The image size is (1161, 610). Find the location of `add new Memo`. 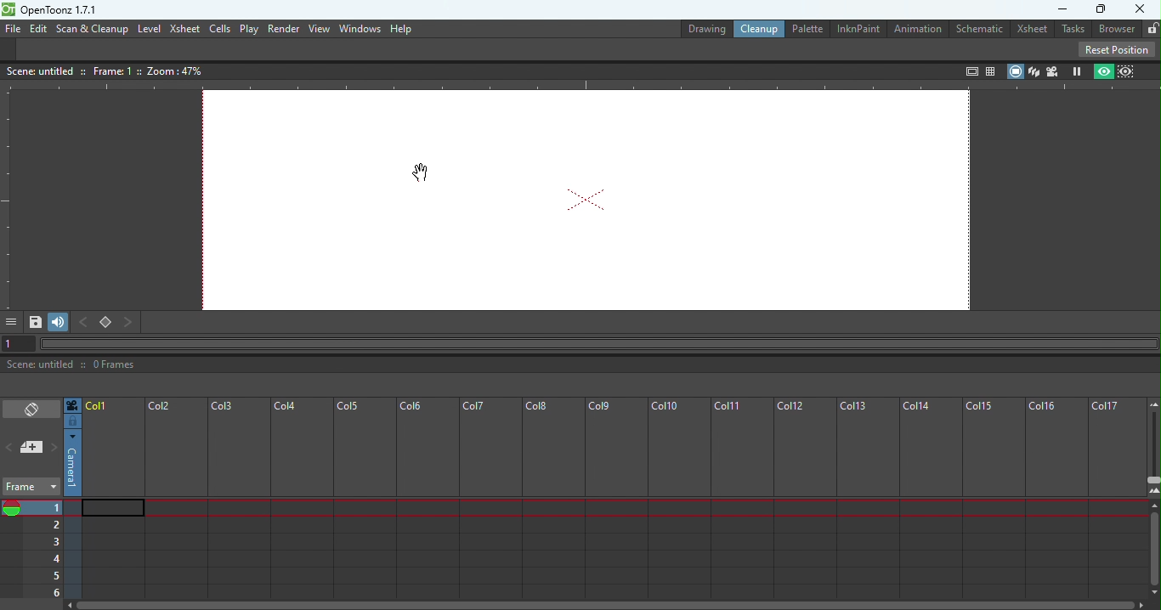

add new Memo is located at coordinates (32, 444).